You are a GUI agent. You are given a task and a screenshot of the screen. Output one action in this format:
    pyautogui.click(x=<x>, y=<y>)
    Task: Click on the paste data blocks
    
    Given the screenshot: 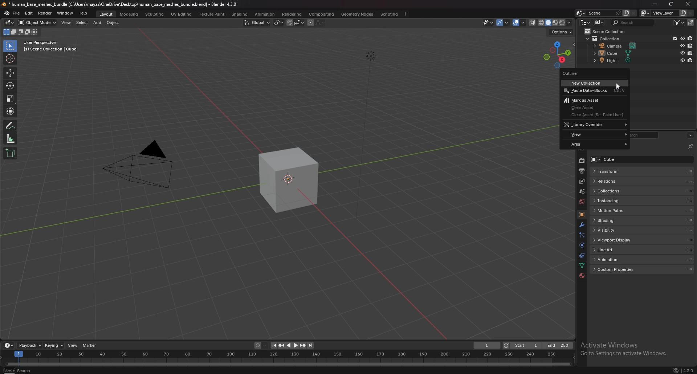 What is the action you would take?
    pyautogui.click(x=594, y=91)
    